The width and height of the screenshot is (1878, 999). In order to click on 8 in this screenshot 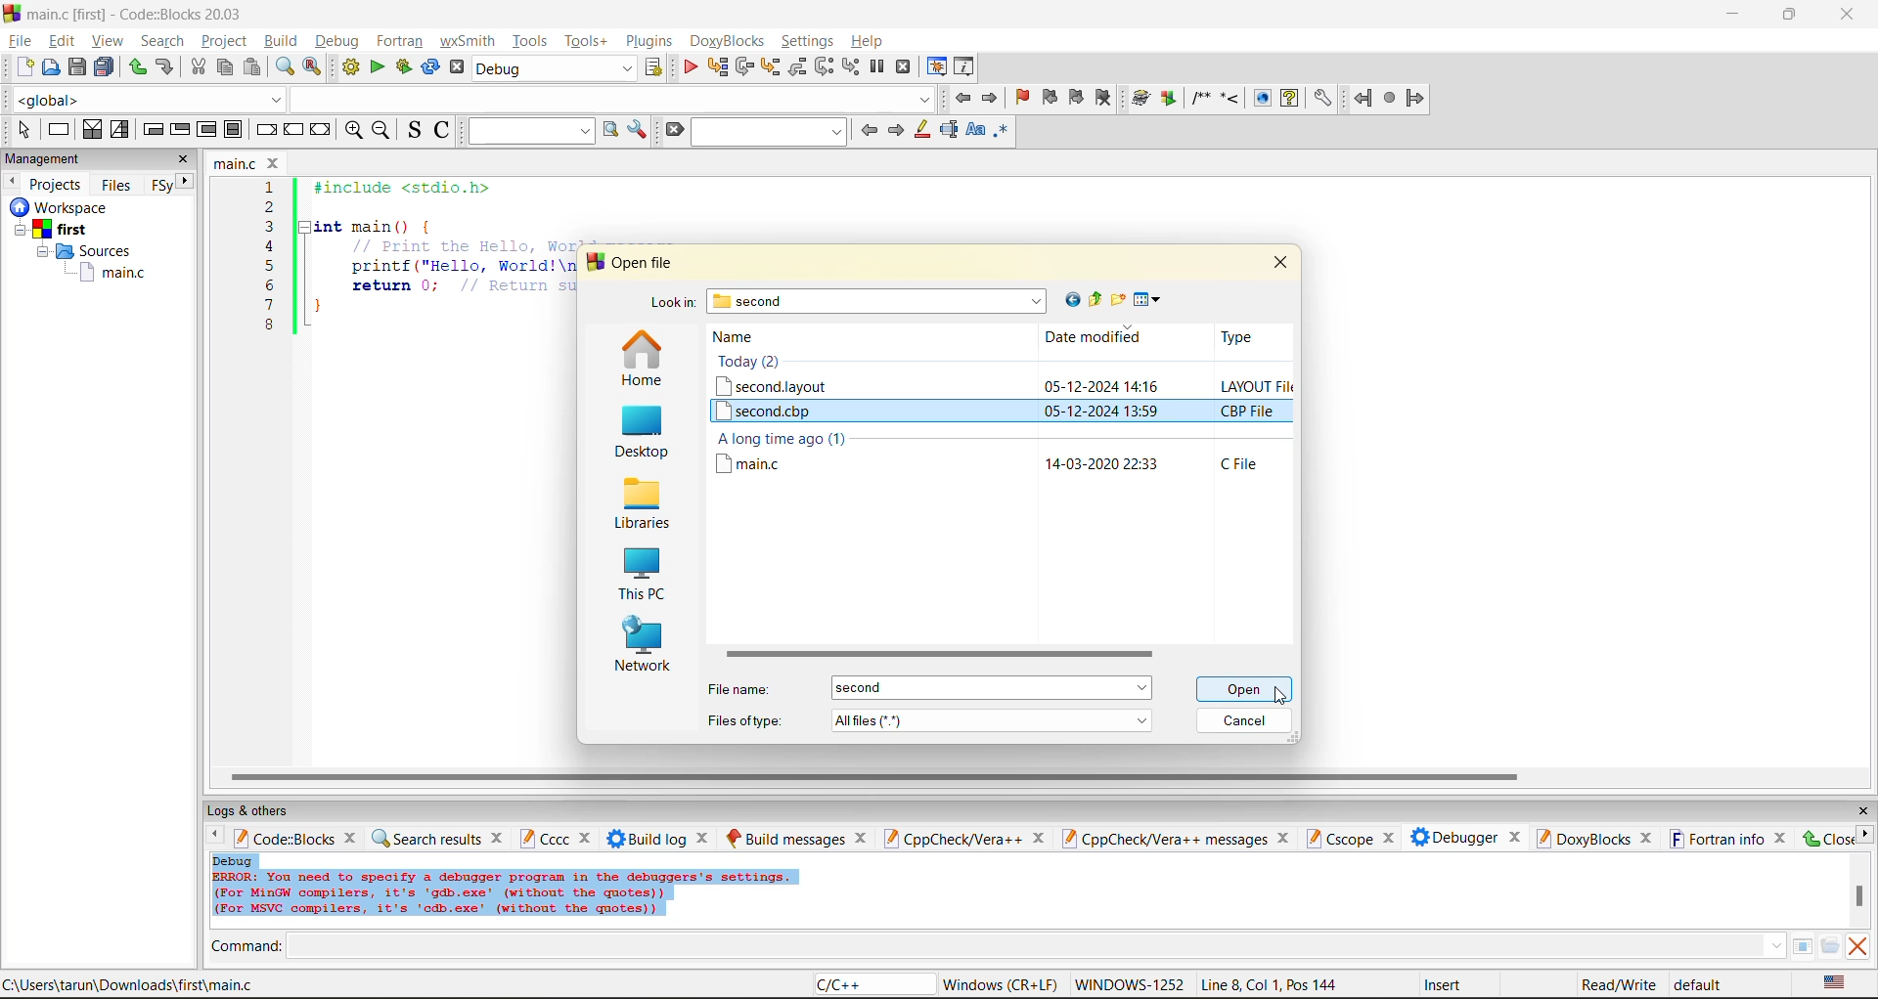, I will do `click(269, 326)`.